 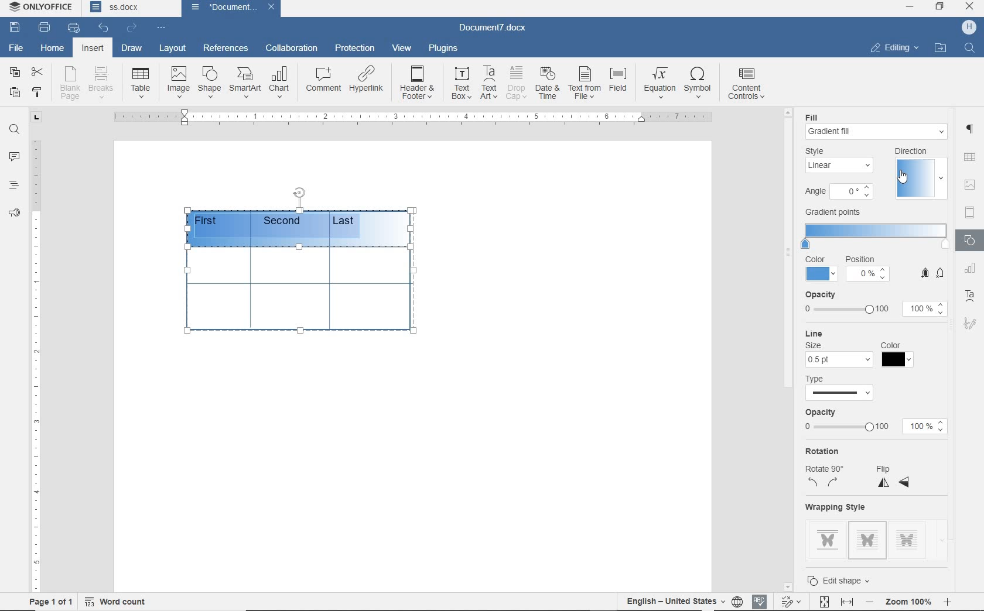 I want to click on position, so click(x=869, y=274).